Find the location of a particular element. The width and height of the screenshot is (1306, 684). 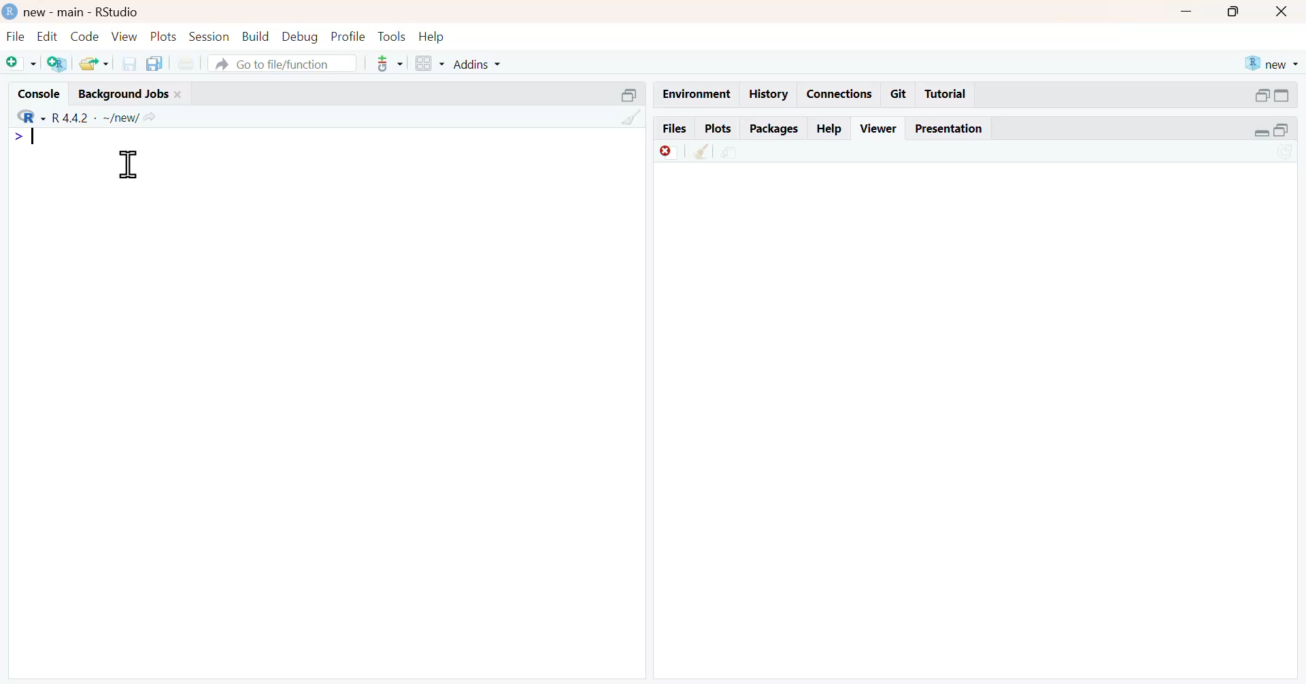

minimize is located at coordinates (1260, 134).